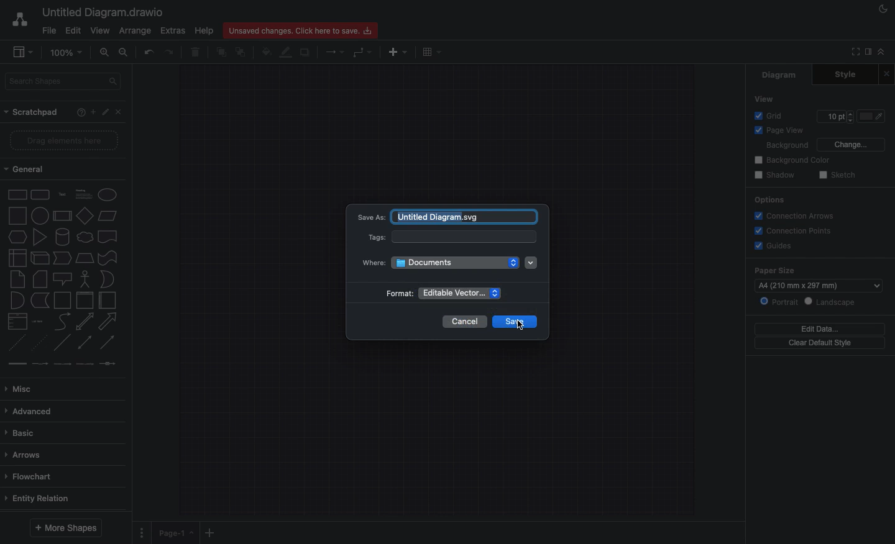 The width and height of the screenshot is (895, 544). I want to click on Shapes, so click(63, 277).